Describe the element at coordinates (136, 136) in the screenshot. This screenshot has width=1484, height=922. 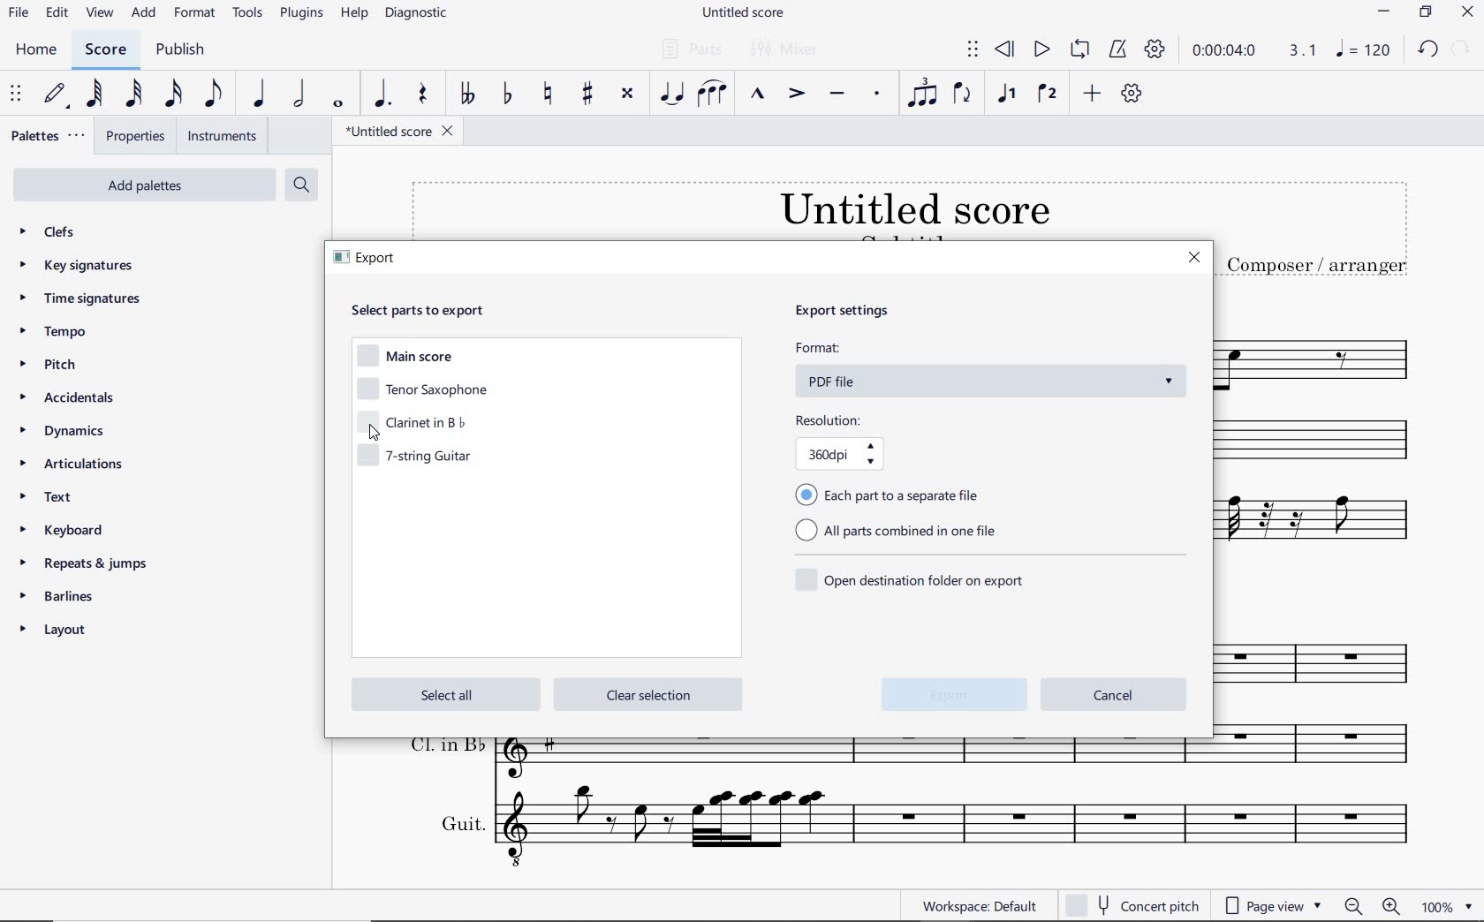
I see `PROPERTIES` at that location.